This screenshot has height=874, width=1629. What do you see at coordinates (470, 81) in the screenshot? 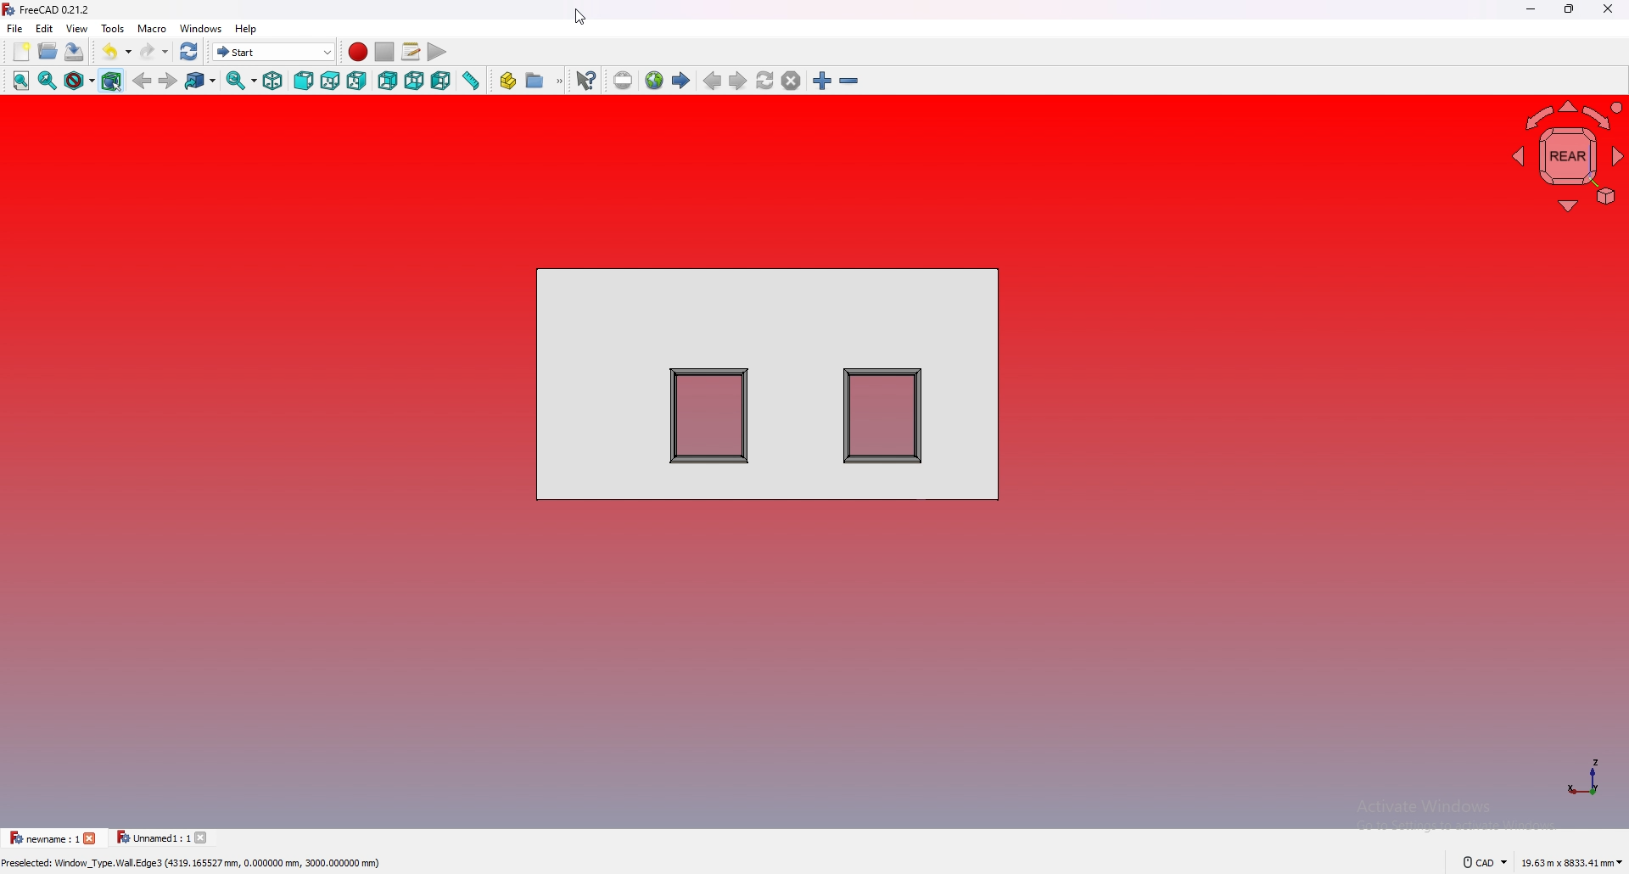
I see `measure distance` at bounding box center [470, 81].